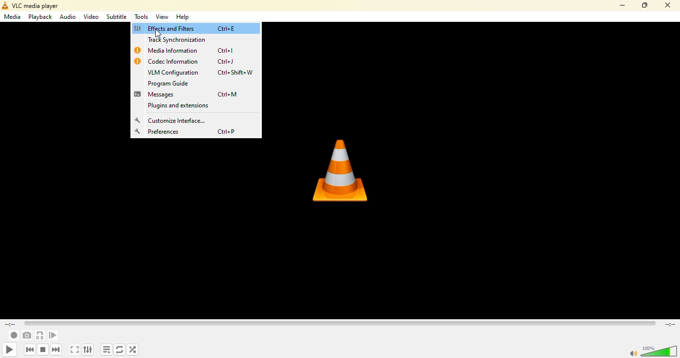 This screenshot has width=680, height=358. Describe the element at coordinates (230, 29) in the screenshot. I see `ctrl+e` at that location.